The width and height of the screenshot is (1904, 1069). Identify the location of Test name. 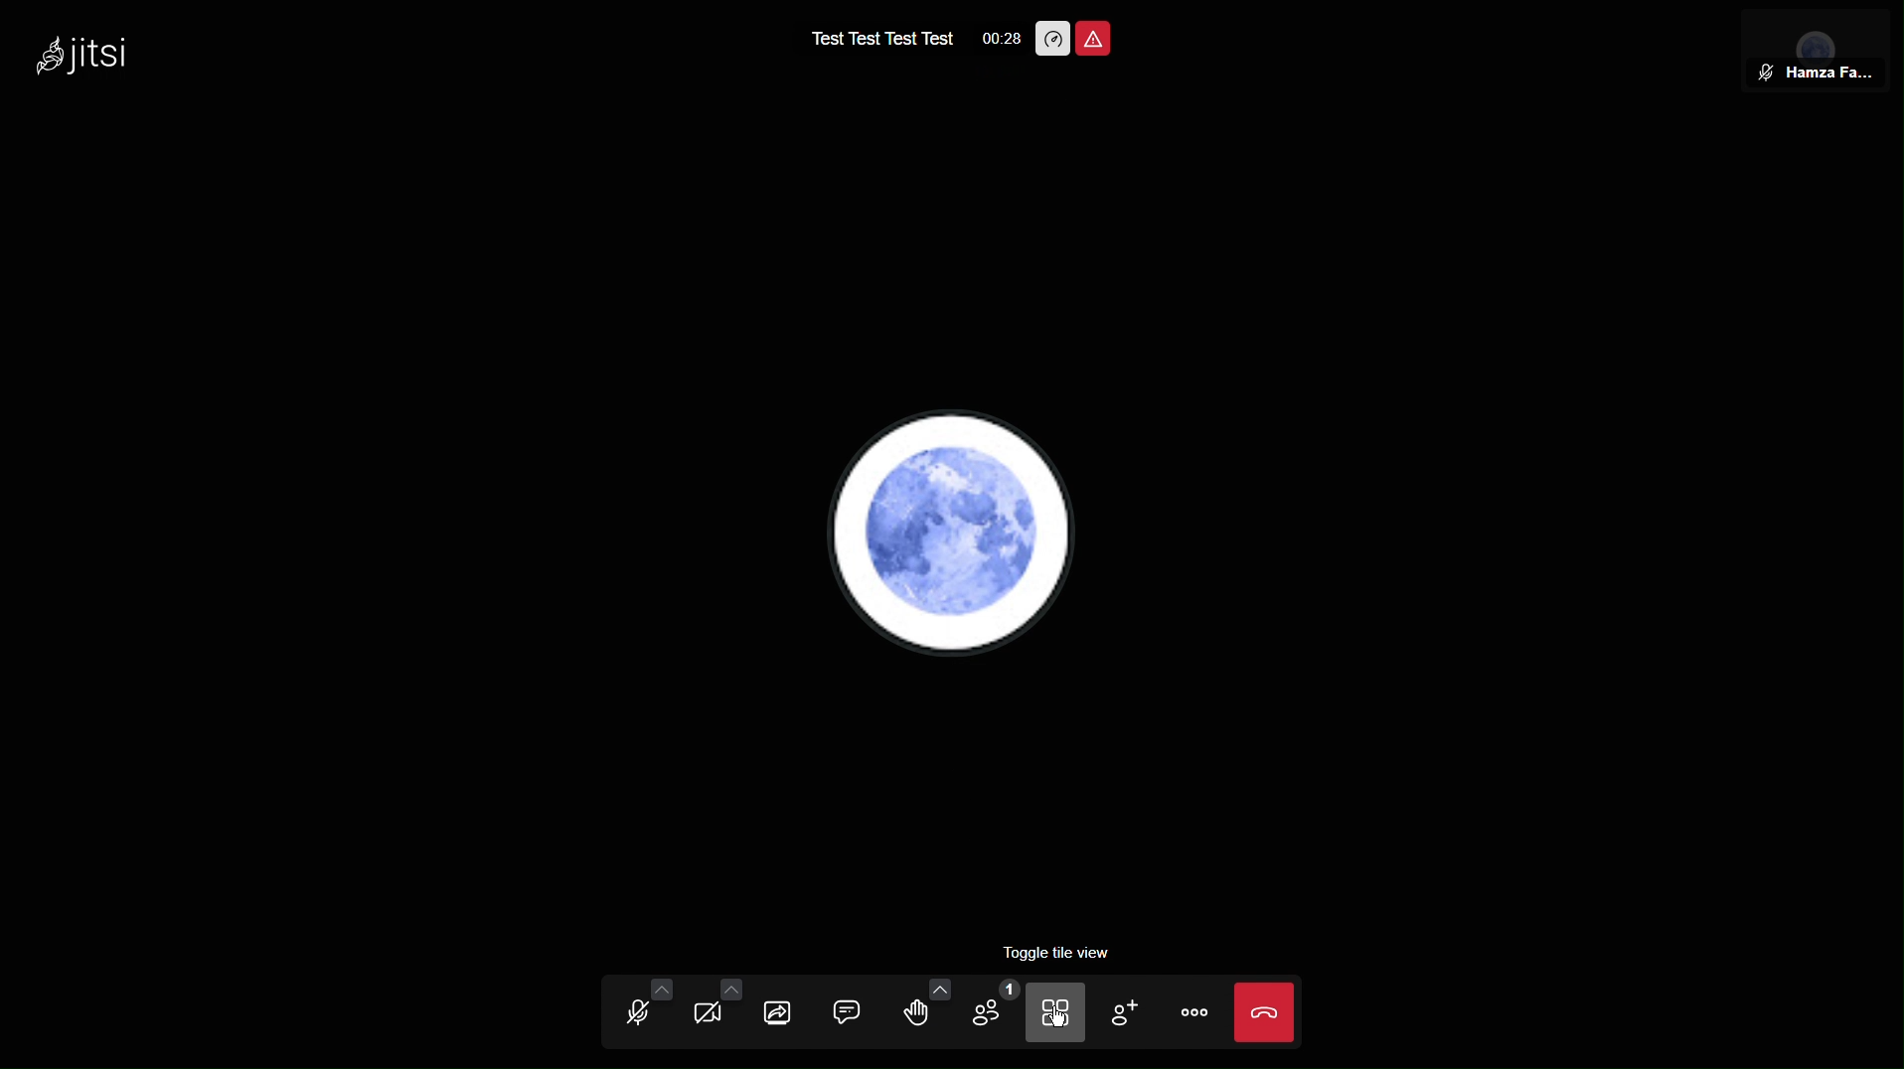
(885, 43).